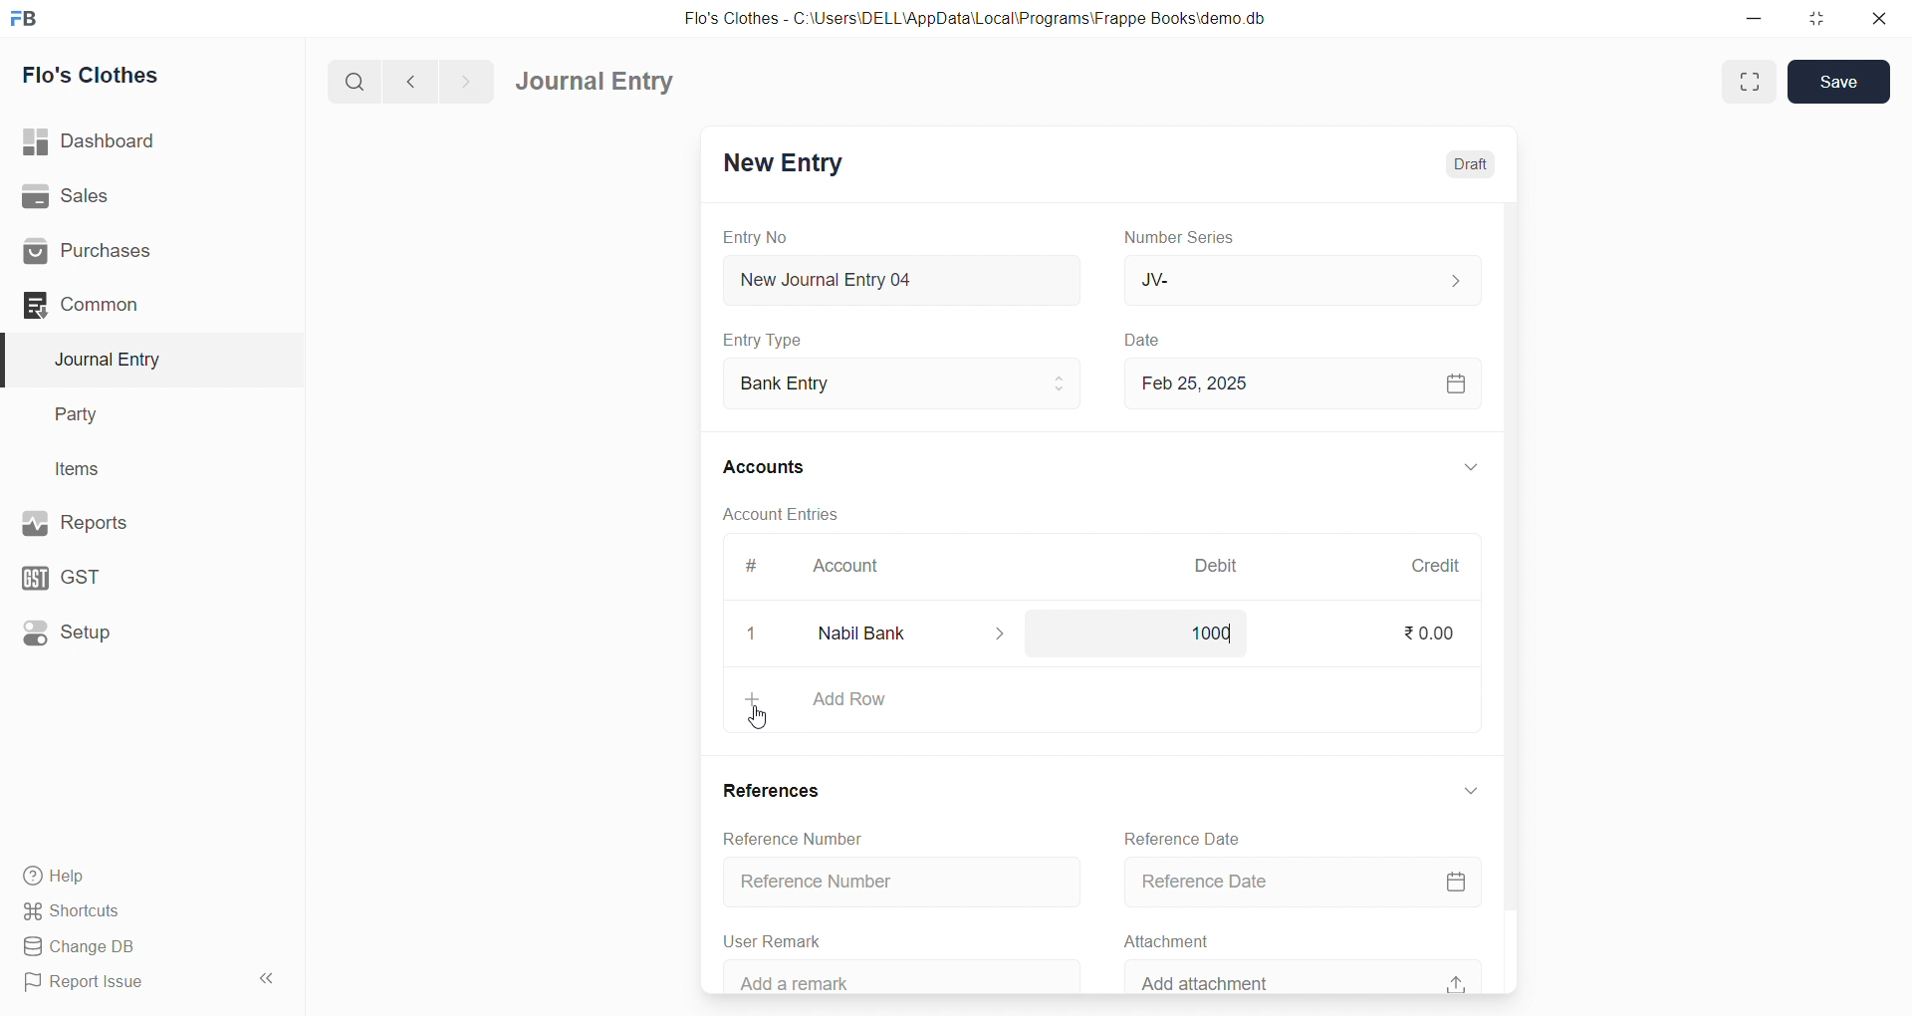  Describe the element at coordinates (779, 513) in the screenshot. I see `Account Entries` at that location.